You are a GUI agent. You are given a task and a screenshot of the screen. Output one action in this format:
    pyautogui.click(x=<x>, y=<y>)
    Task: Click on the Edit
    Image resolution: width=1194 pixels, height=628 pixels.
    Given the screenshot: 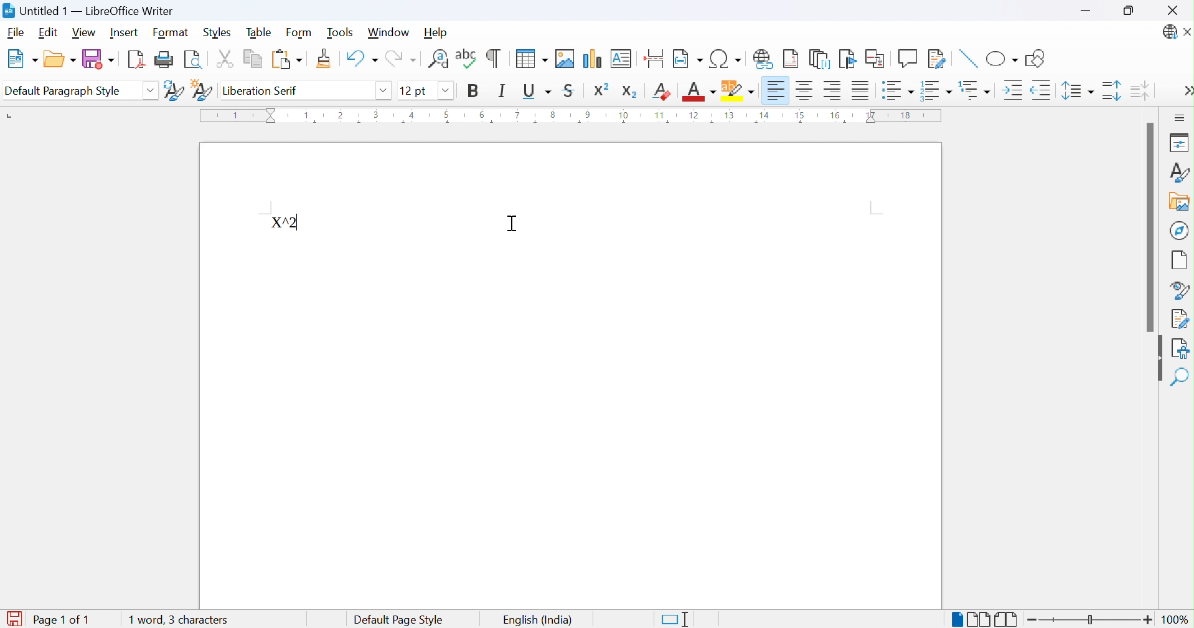 What is the action you would take?
    pyautogui.click(x=49, y=33)
    